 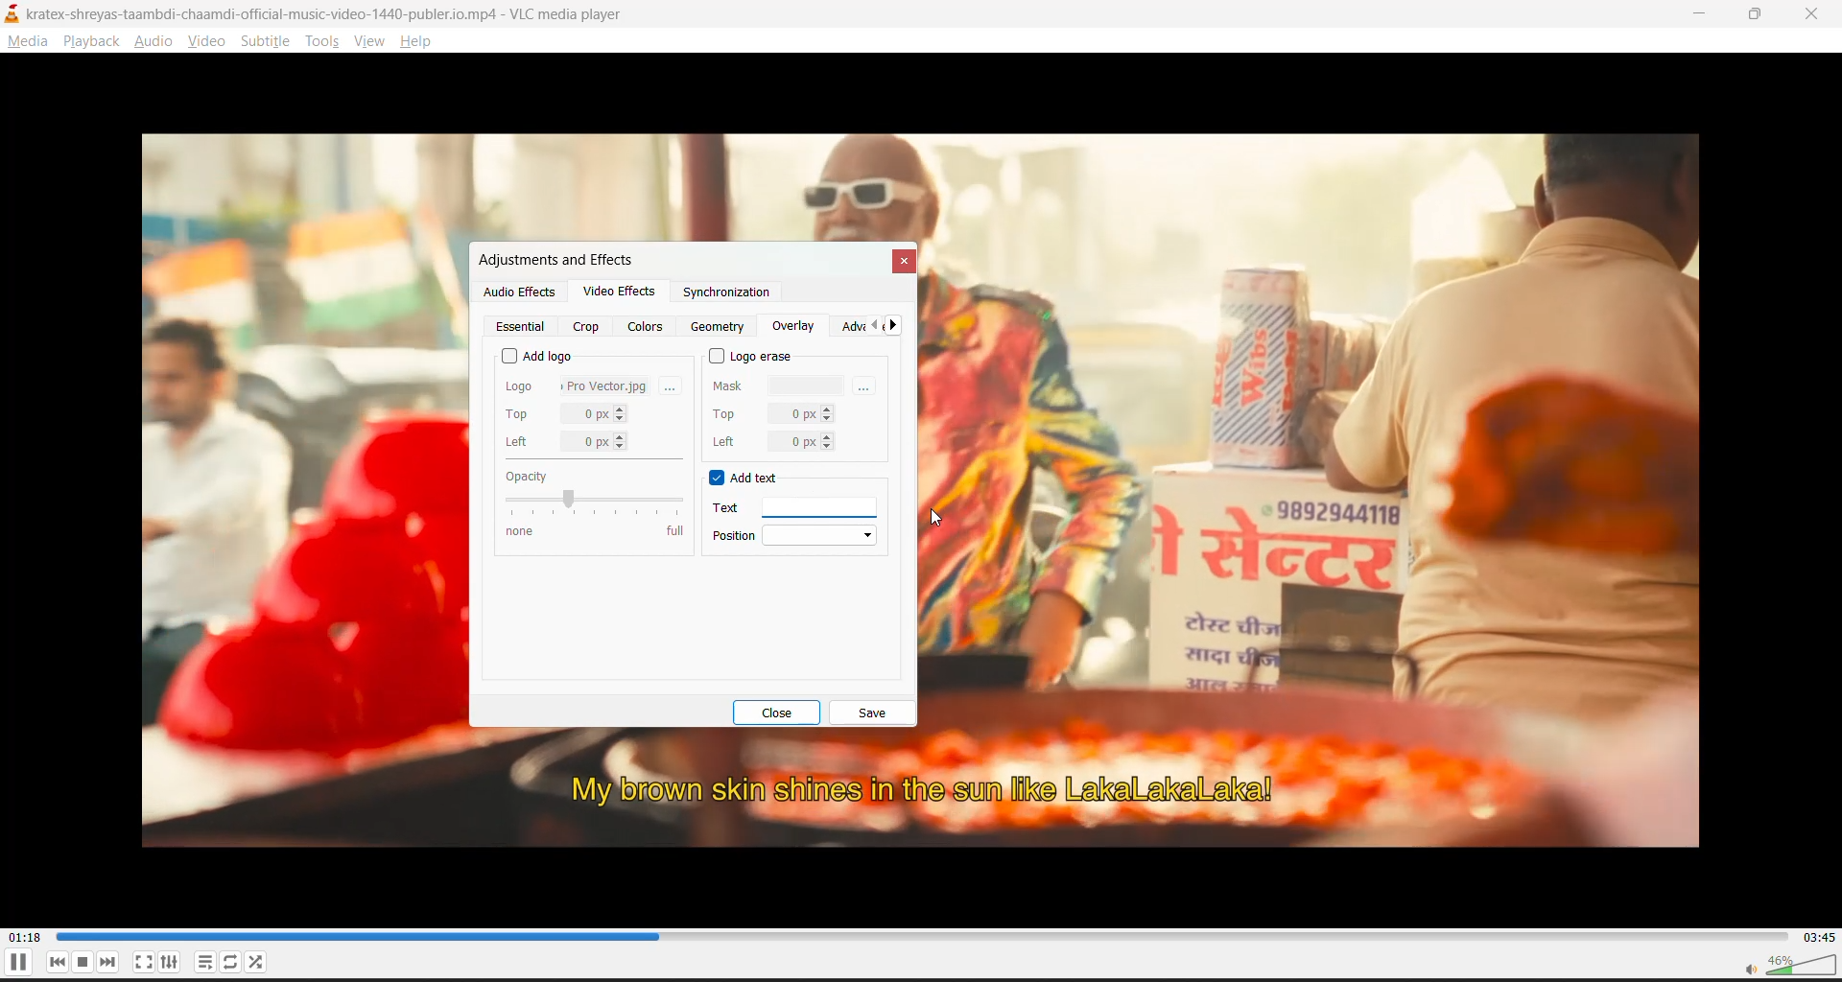 What do you see at coordinates (202, 963) in the screenshot?
I see `playlist` at bounding box center [202, 963].